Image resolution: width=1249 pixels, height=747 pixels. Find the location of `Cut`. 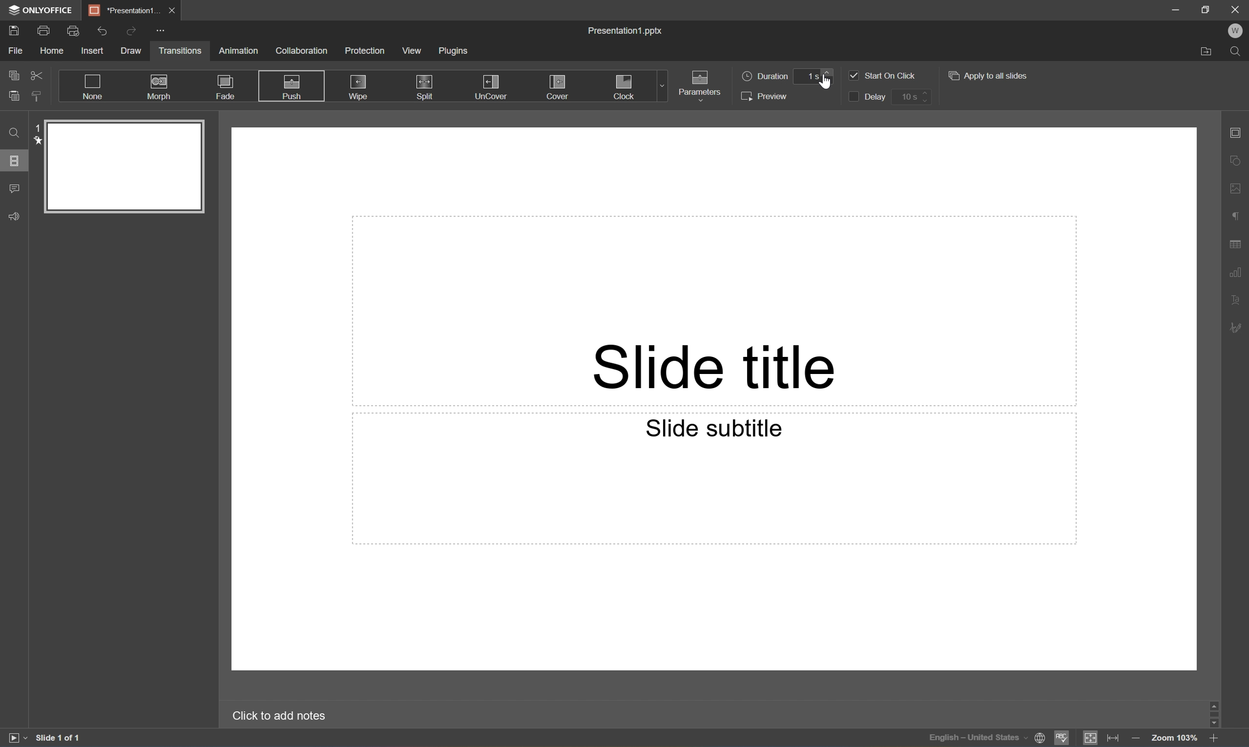

Cut is located at coordinates (36, 74).